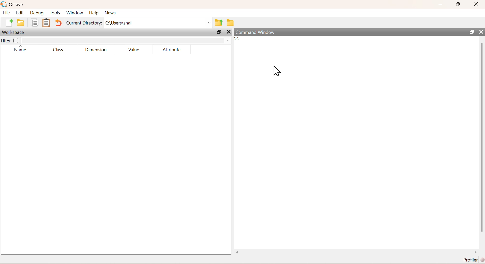 The height and width of the screenshot is (264, 485). What do you see at coordinates (20, 13) in the screenshot?
I see `edit` at bounding box center [20, 13].